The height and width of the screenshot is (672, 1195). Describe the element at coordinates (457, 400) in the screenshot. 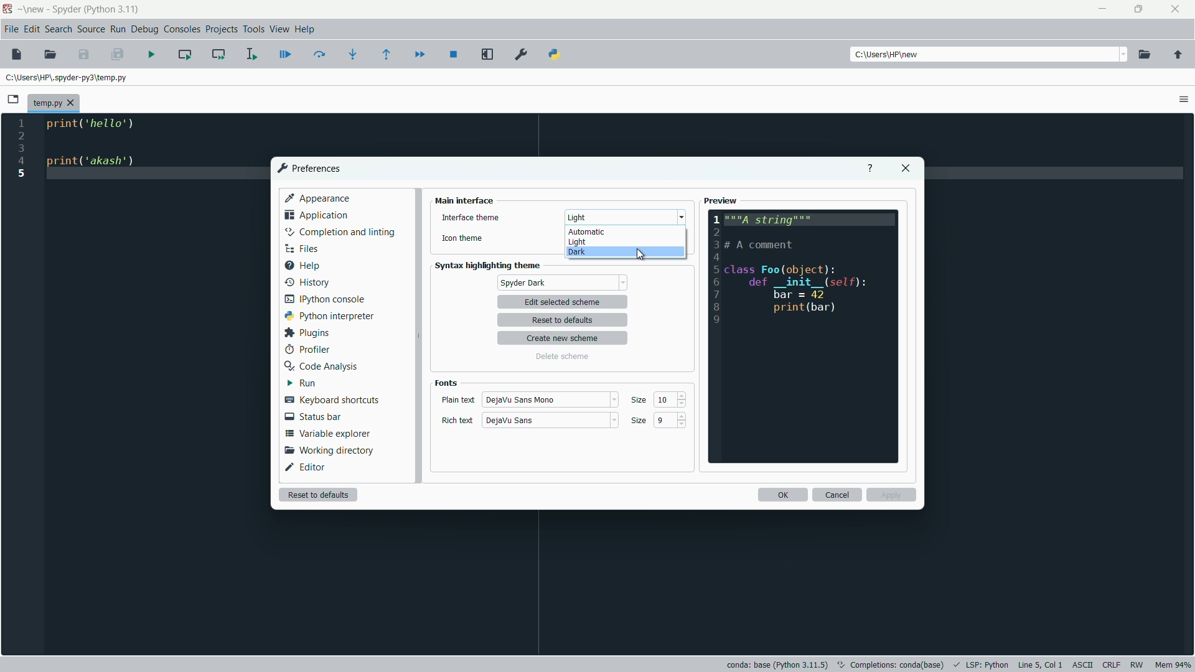

I see `plain text` at that location.